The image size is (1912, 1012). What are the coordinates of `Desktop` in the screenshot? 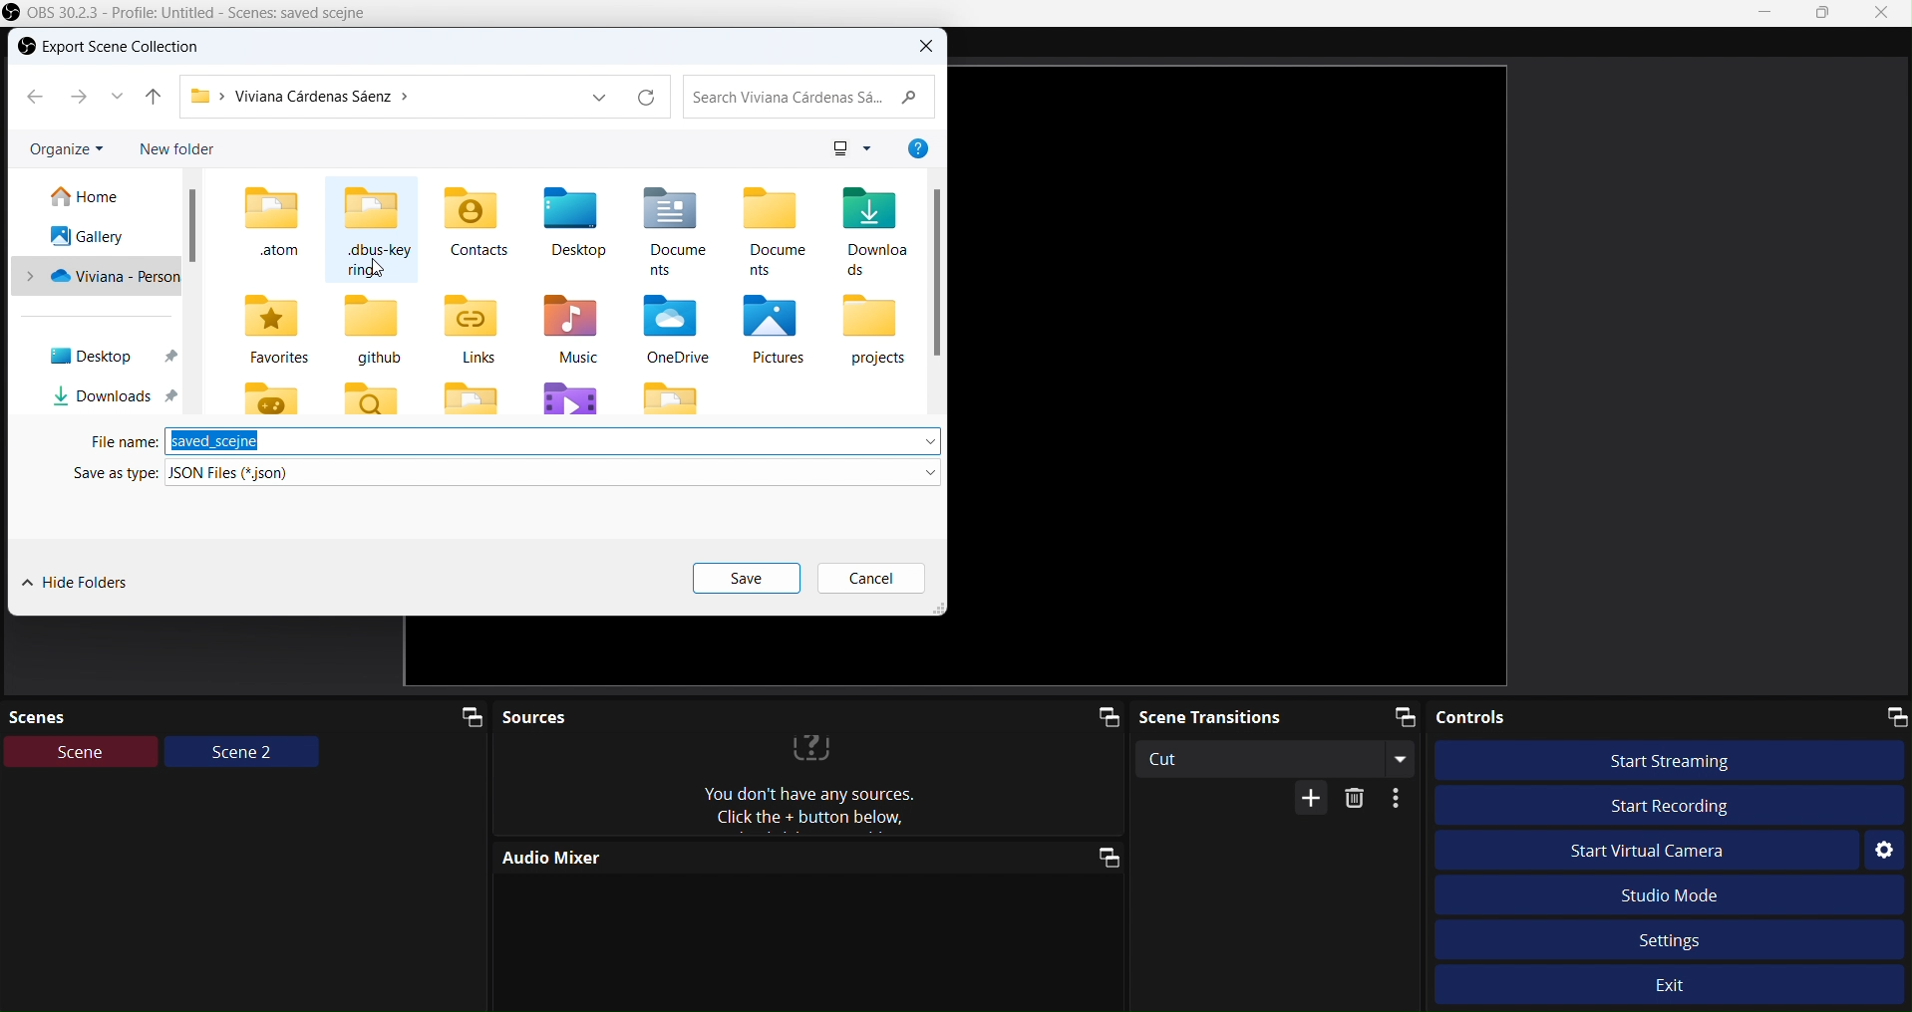 It's located at (576, 221).